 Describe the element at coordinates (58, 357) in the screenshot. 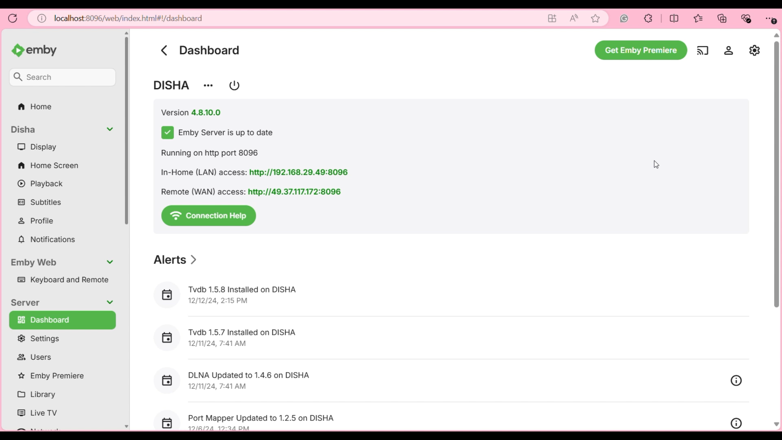

I see `Users` at that location.